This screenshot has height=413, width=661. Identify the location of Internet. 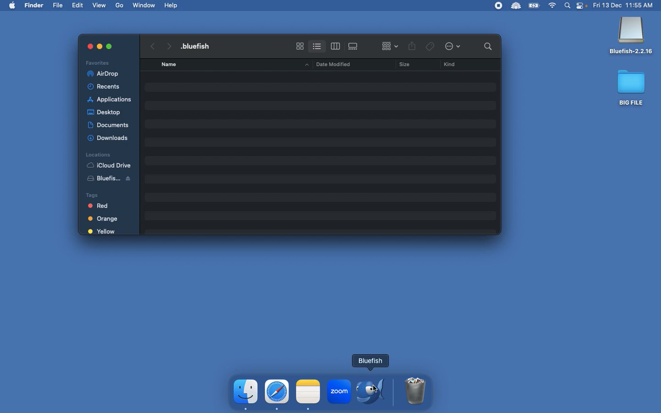
(553, 6).